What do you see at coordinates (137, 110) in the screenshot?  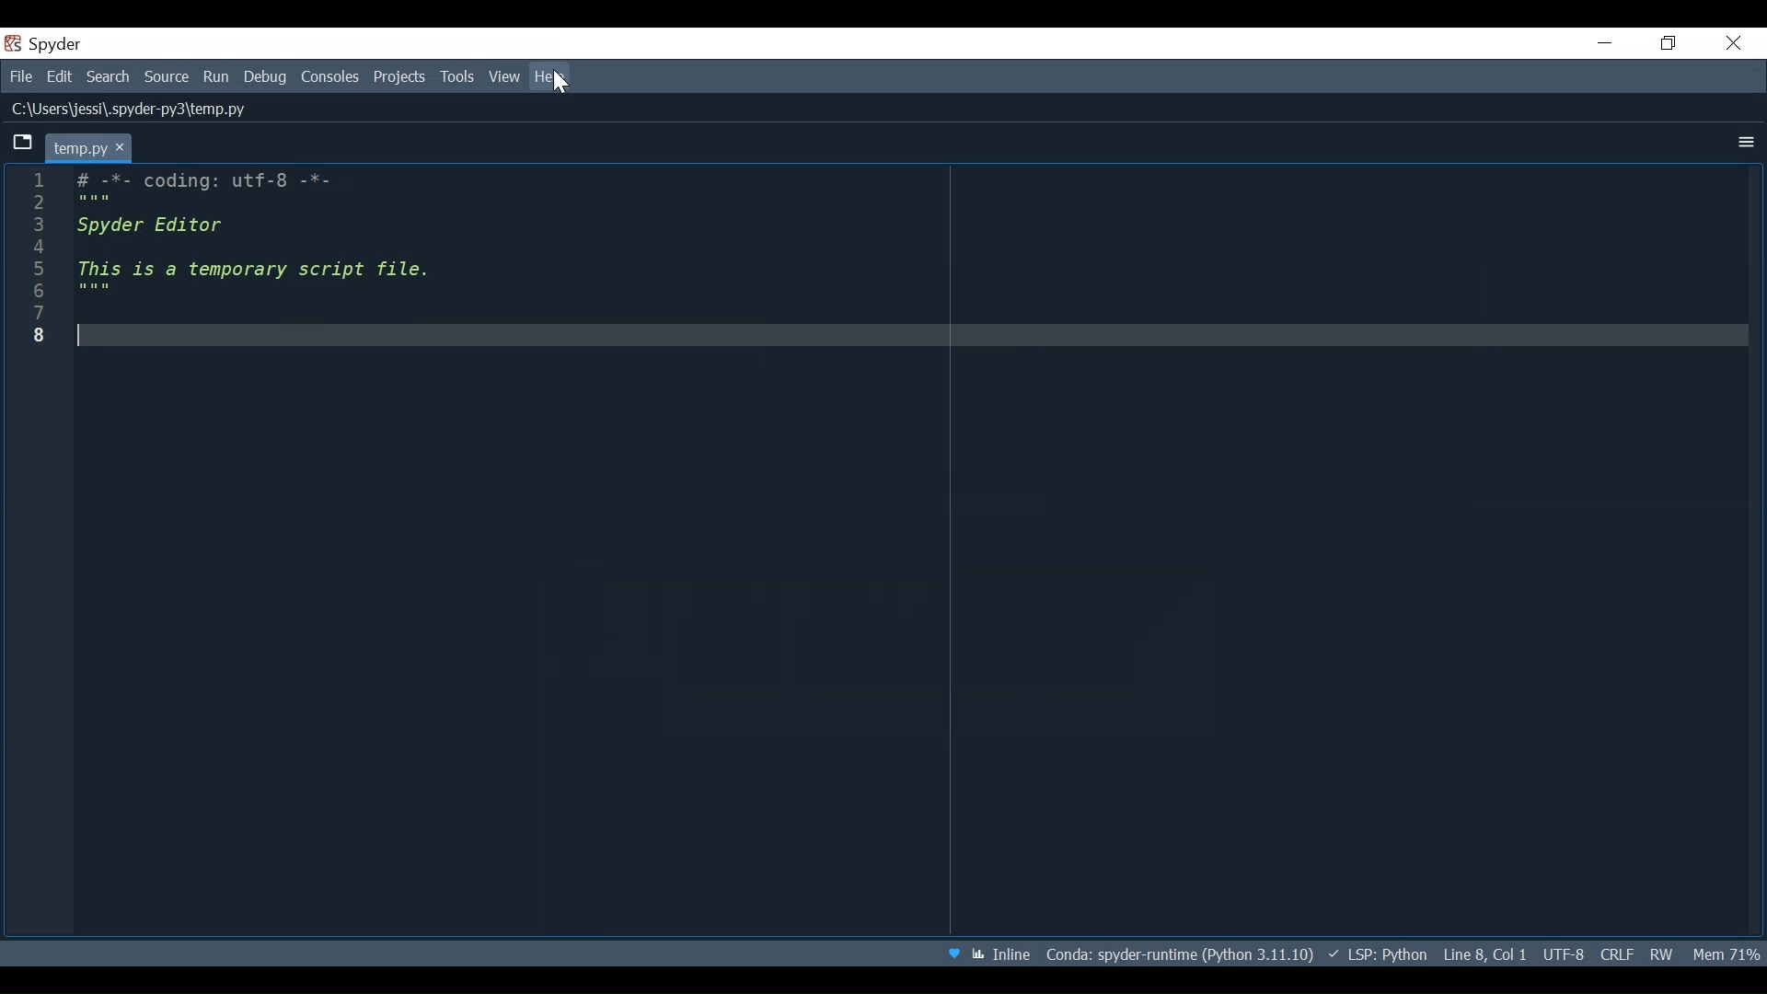 I see `File Path` at bounding box center [137, 110].